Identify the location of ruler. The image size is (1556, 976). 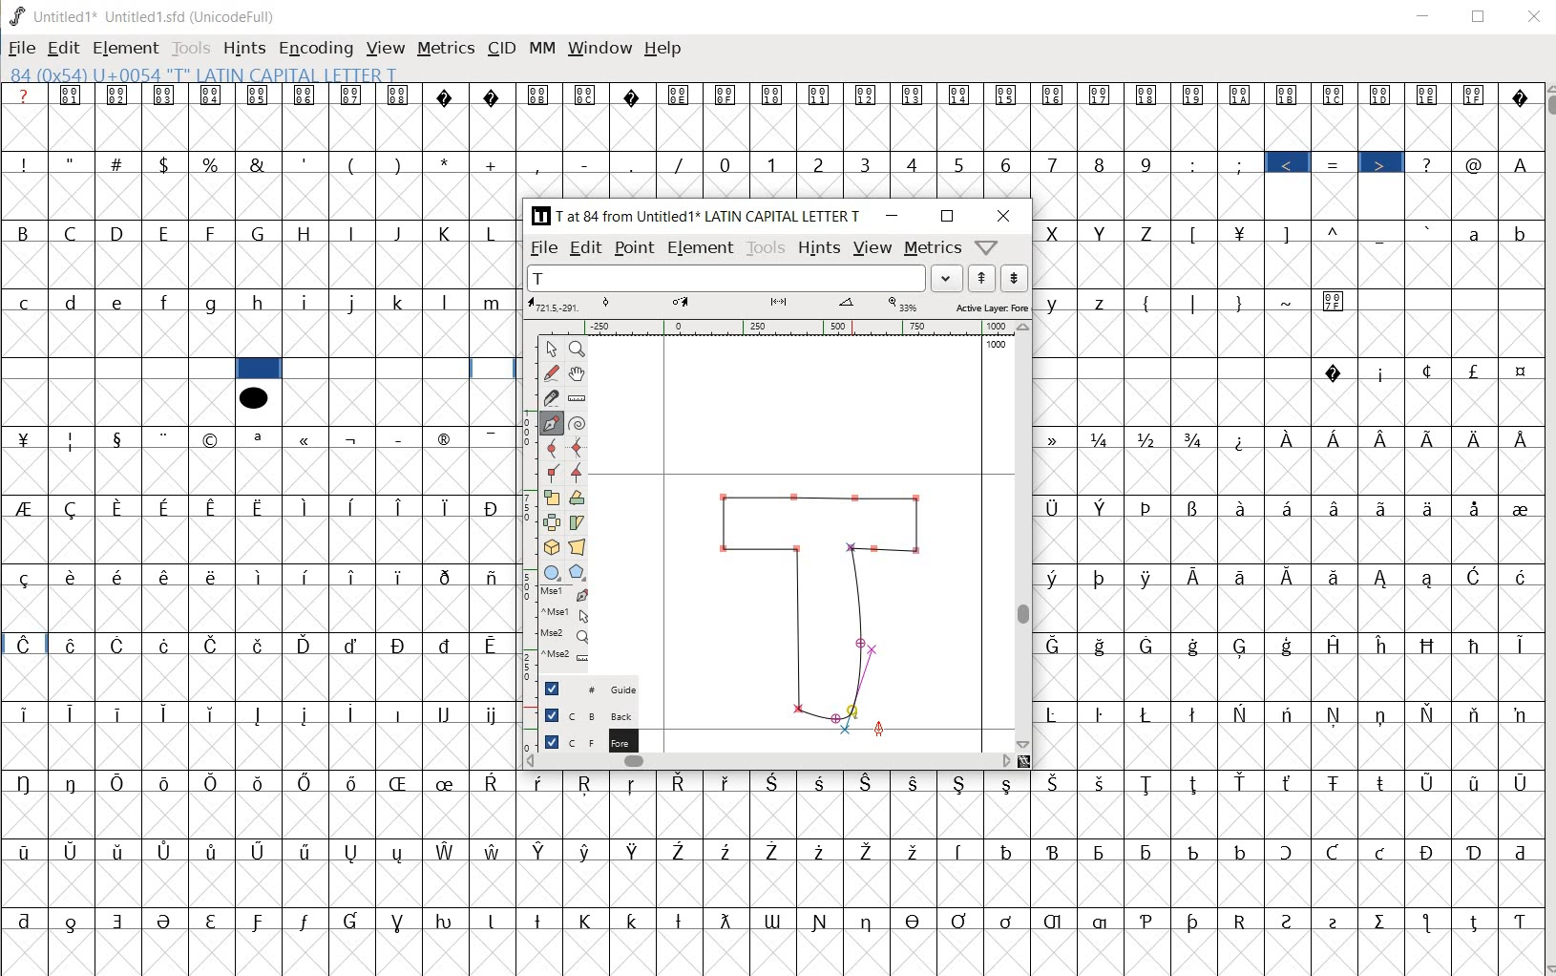
(578, 397).